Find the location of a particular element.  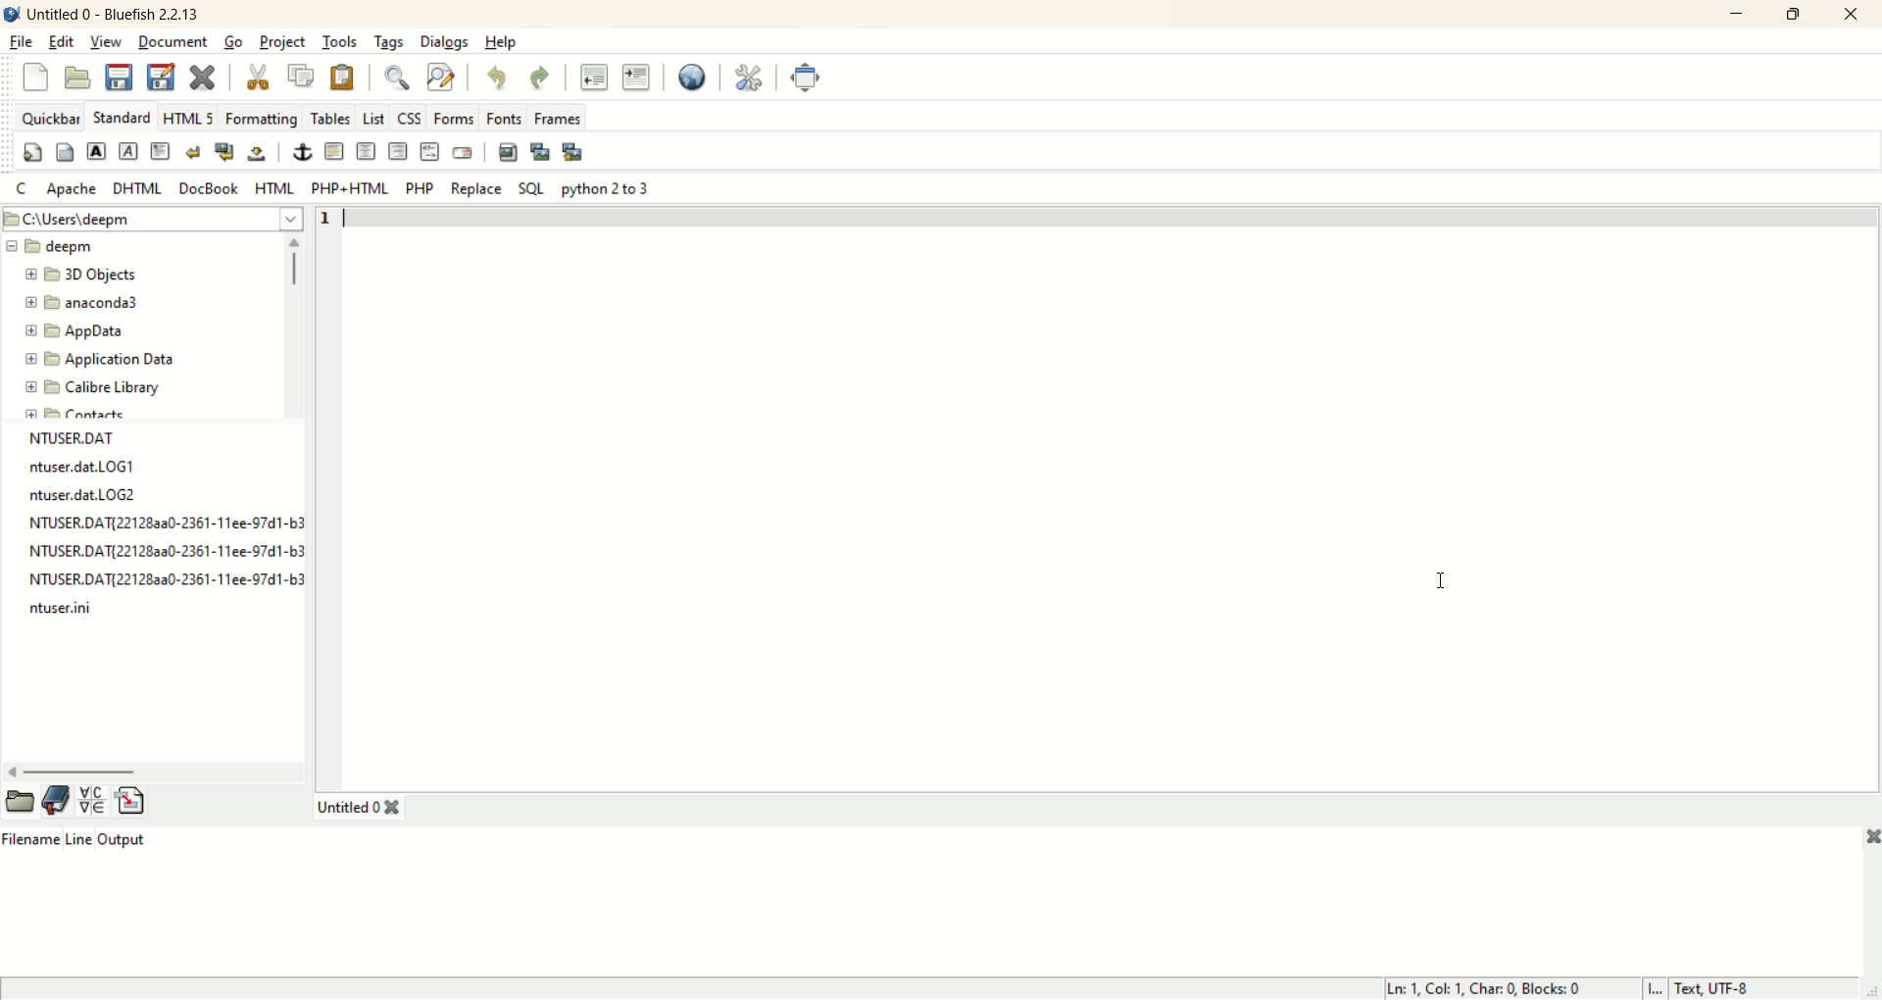

break and clean is located at coordinates (224, 154).